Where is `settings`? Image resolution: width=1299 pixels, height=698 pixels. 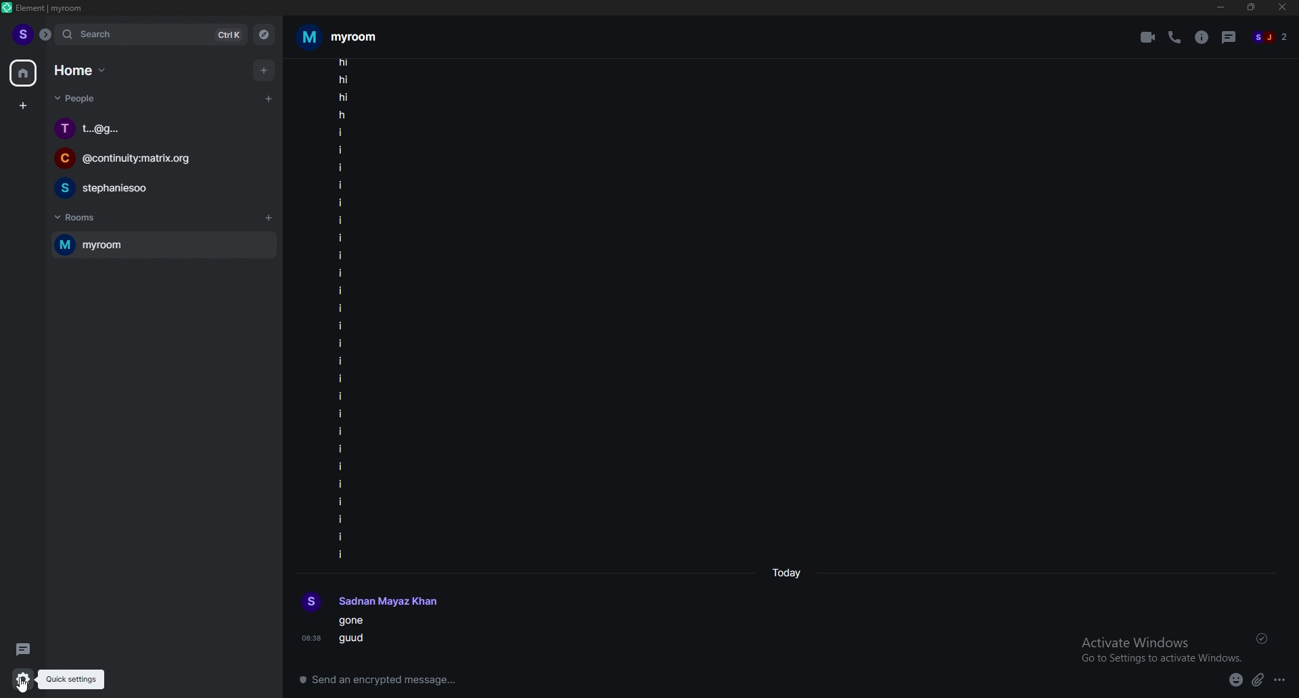 settings is located at coordinates (21, 678).